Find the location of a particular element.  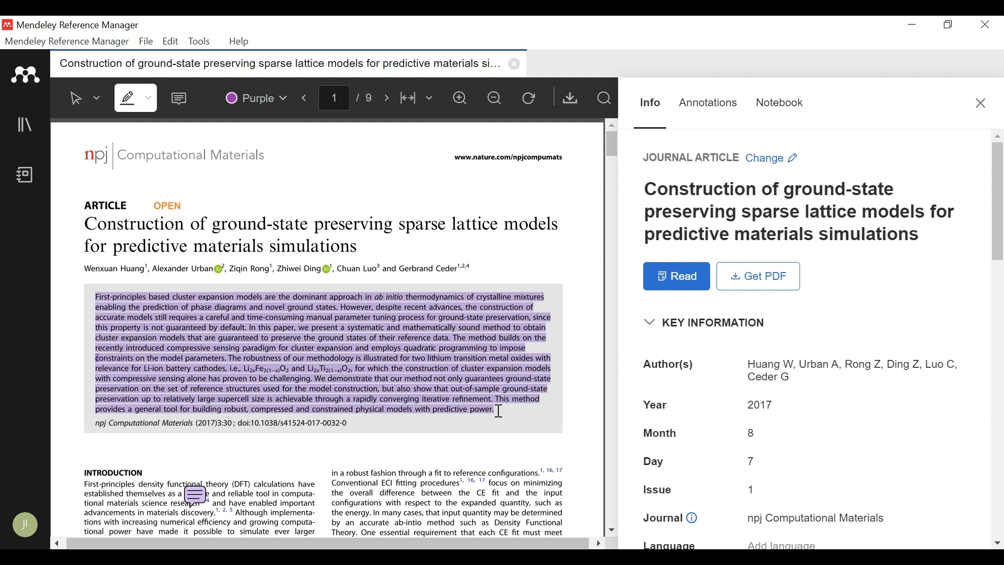

Month is located at coordinates (660, 434).